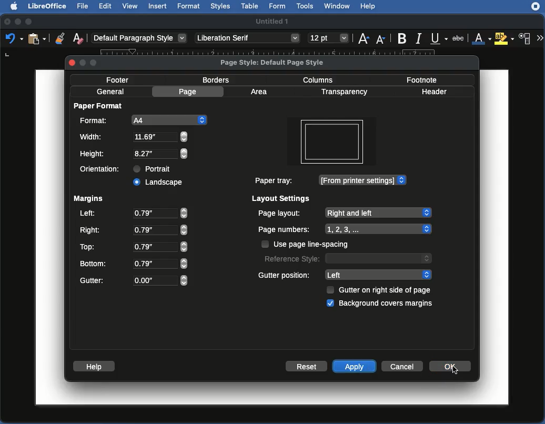 Image resolution: width=545 pixels, height=424 pixels. I want to click on Size down, so click(381, 38).